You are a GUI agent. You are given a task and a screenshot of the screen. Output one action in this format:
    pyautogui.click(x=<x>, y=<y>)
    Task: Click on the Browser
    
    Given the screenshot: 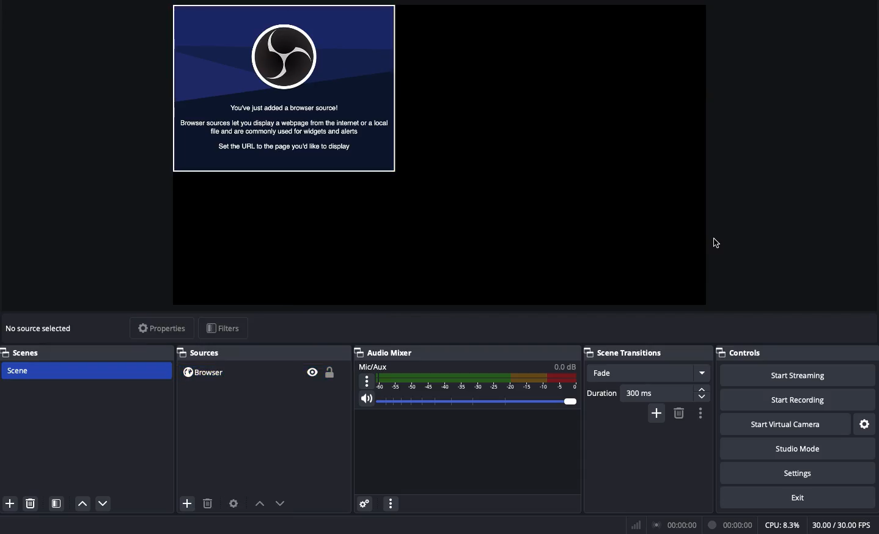 What is the action you would take?
    pyautogui.click(x=236, y=372)
    